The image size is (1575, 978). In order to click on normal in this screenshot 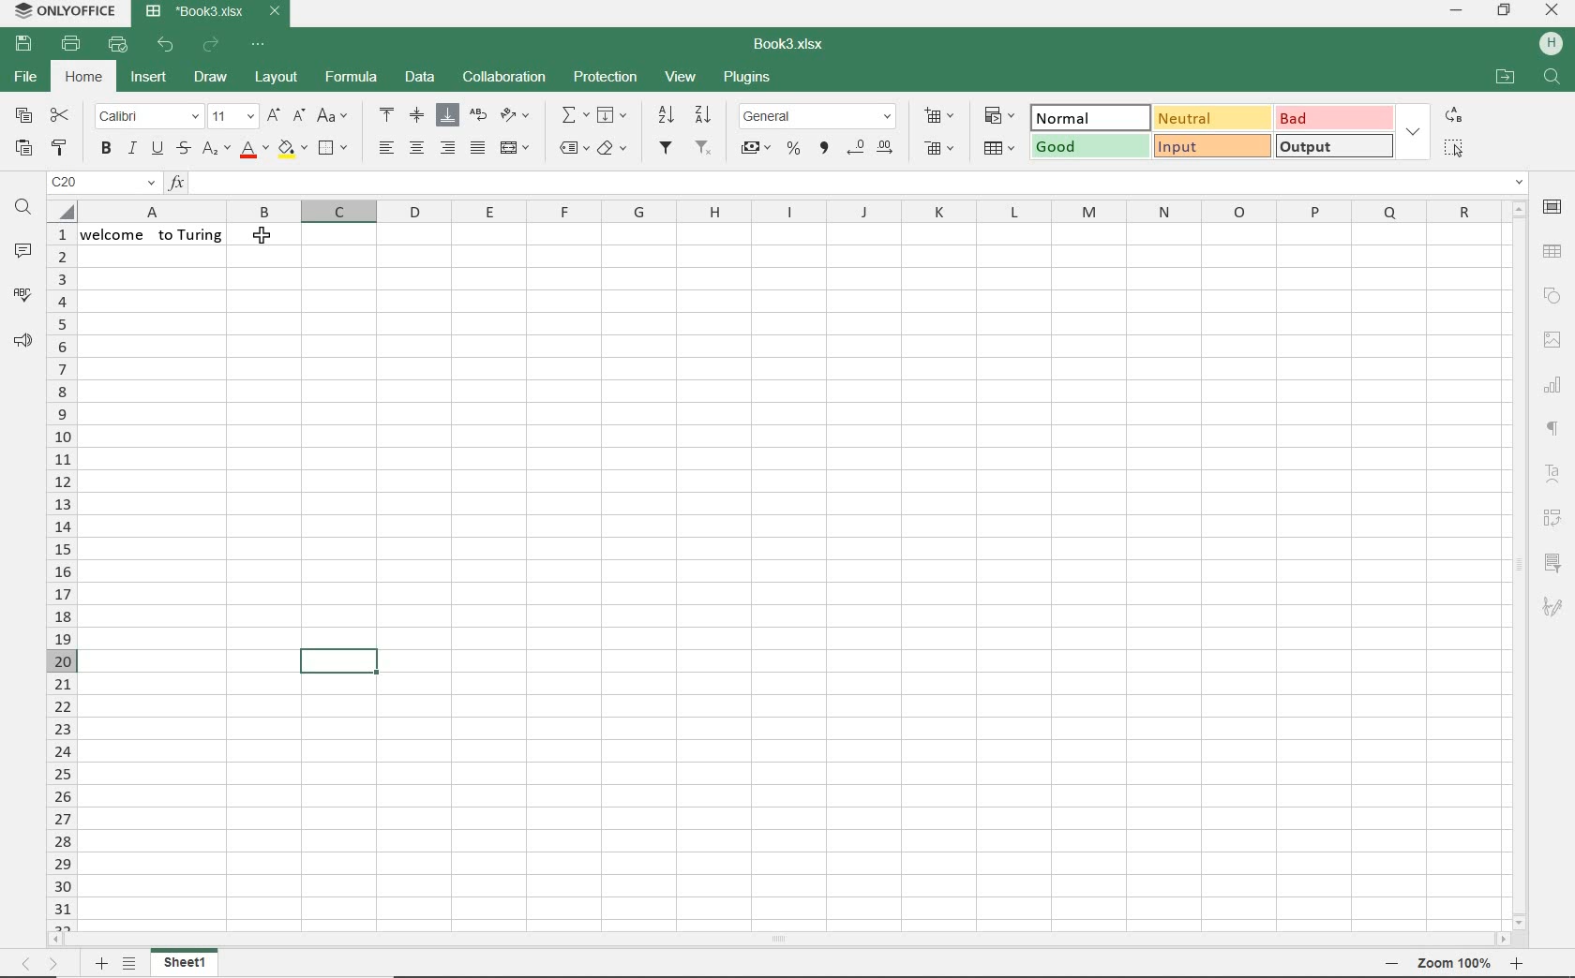, I will do `click(1086, 117)`.